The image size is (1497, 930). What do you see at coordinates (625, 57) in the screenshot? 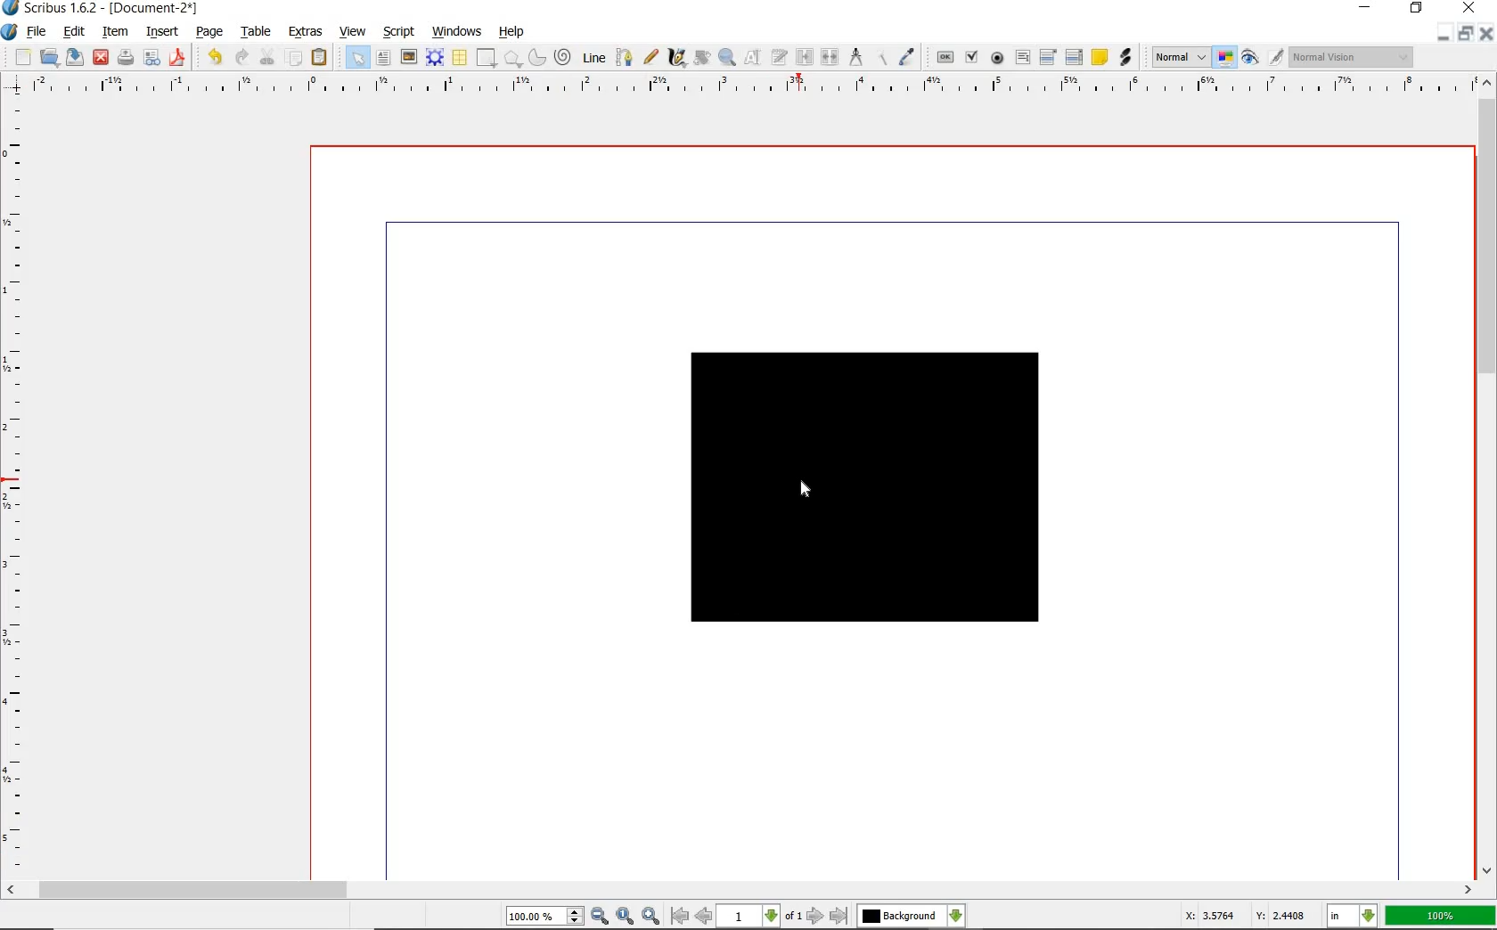
I see `bezier curve` at bounding box center [625, 57].